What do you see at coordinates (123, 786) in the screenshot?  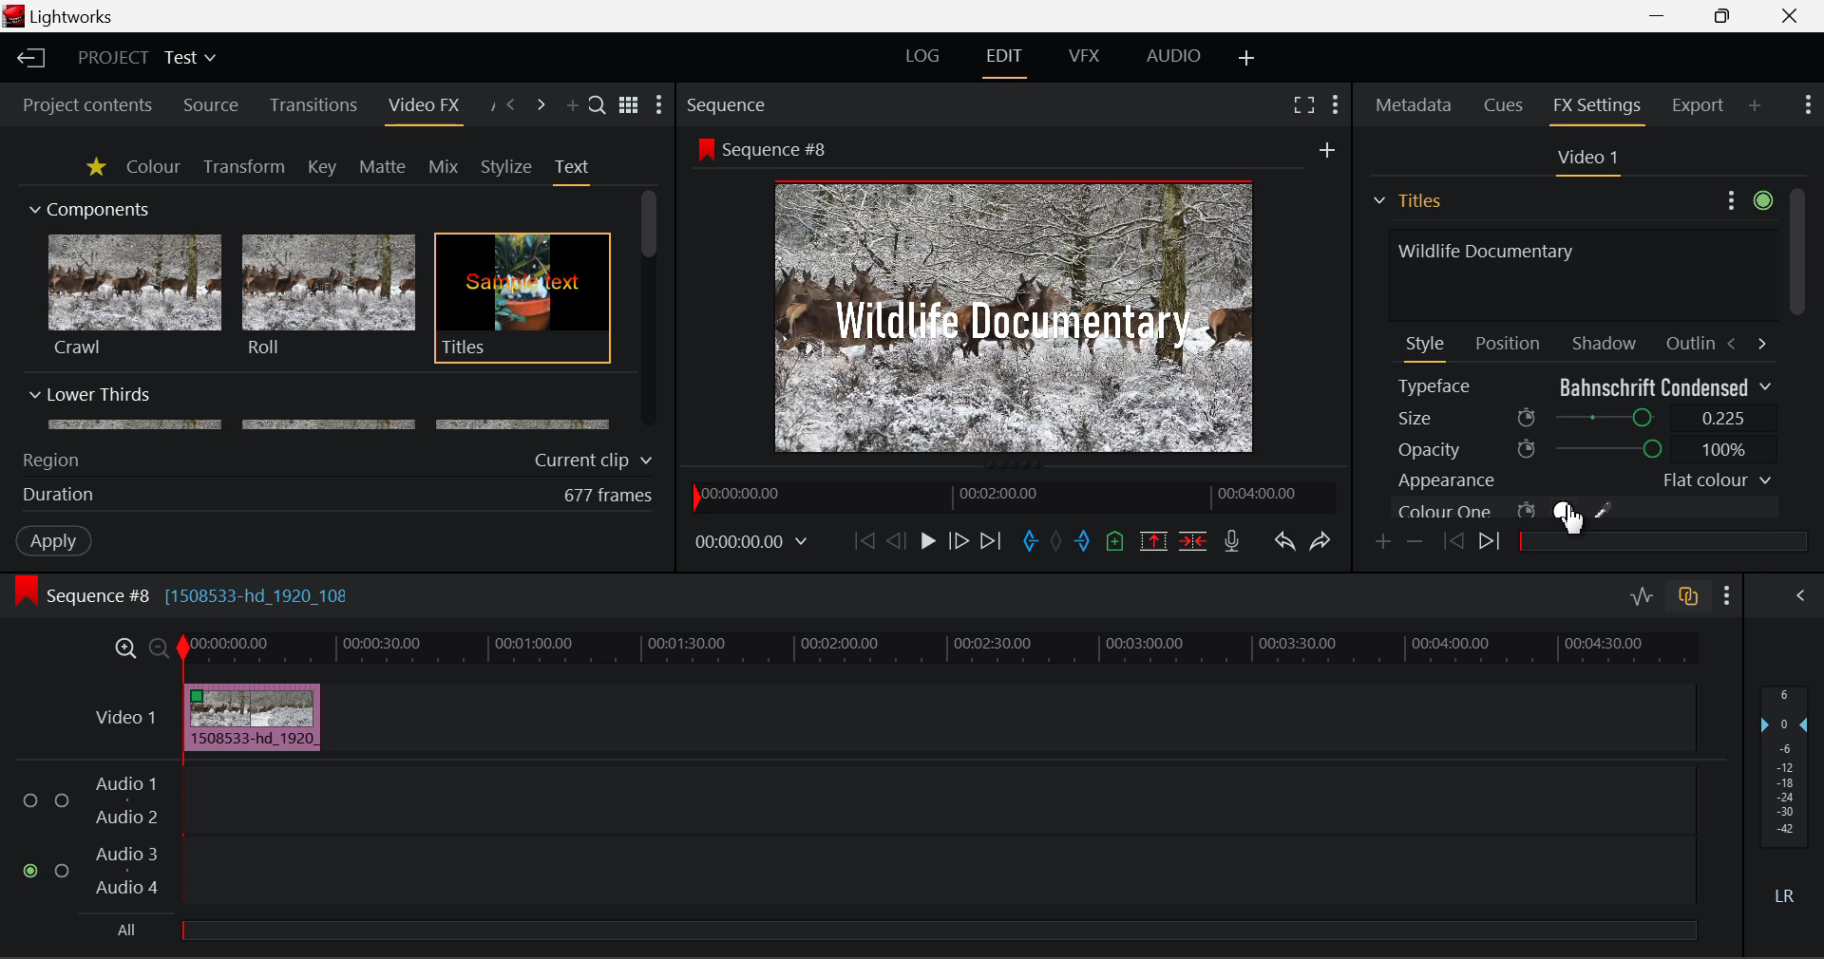 I see `Audio 1` at bounding box center [123, 786].